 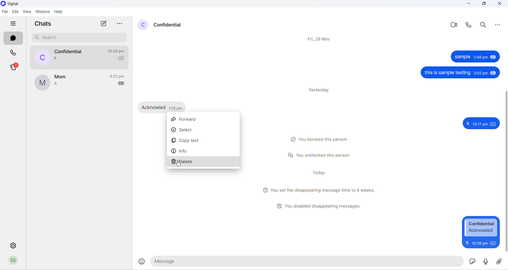 I want to click on application logo and name, so click(x=18, y=4).